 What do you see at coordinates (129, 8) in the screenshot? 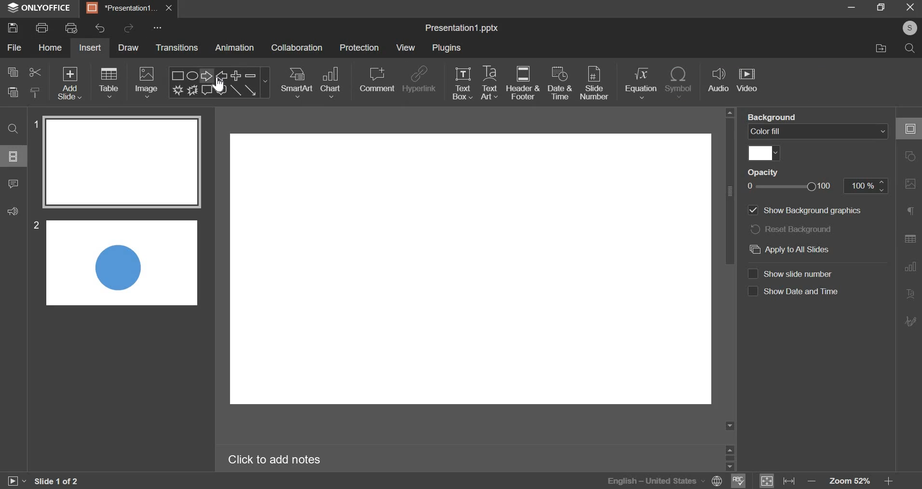
I see `presentation` at bounding box center [129, 8].